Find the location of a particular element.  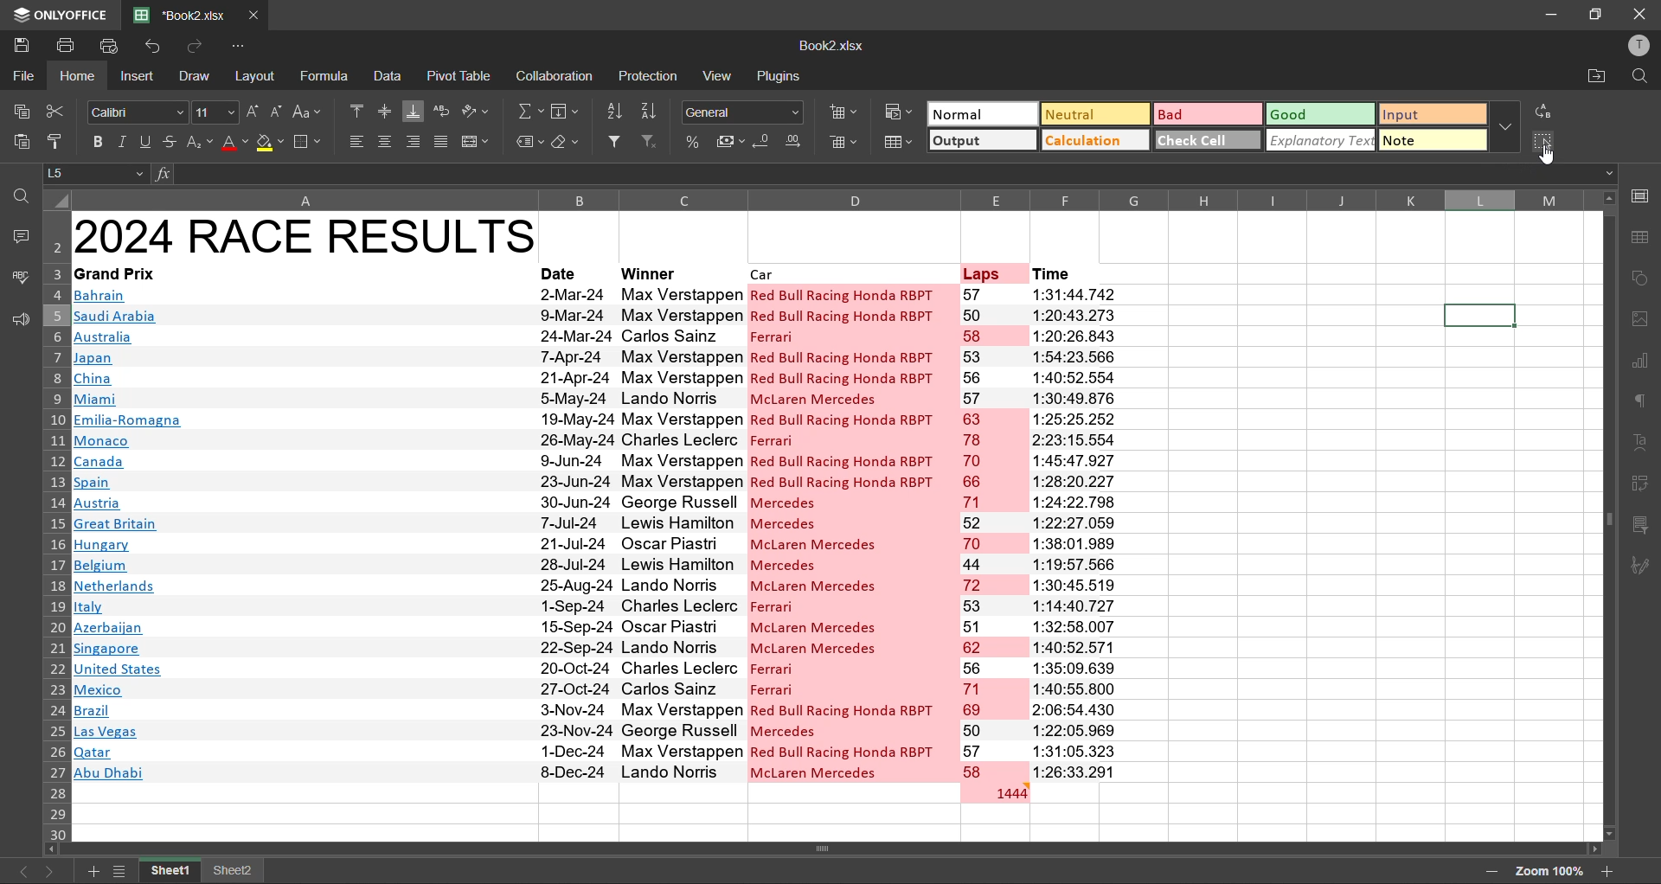

align left is located at coordinates (355, 142).